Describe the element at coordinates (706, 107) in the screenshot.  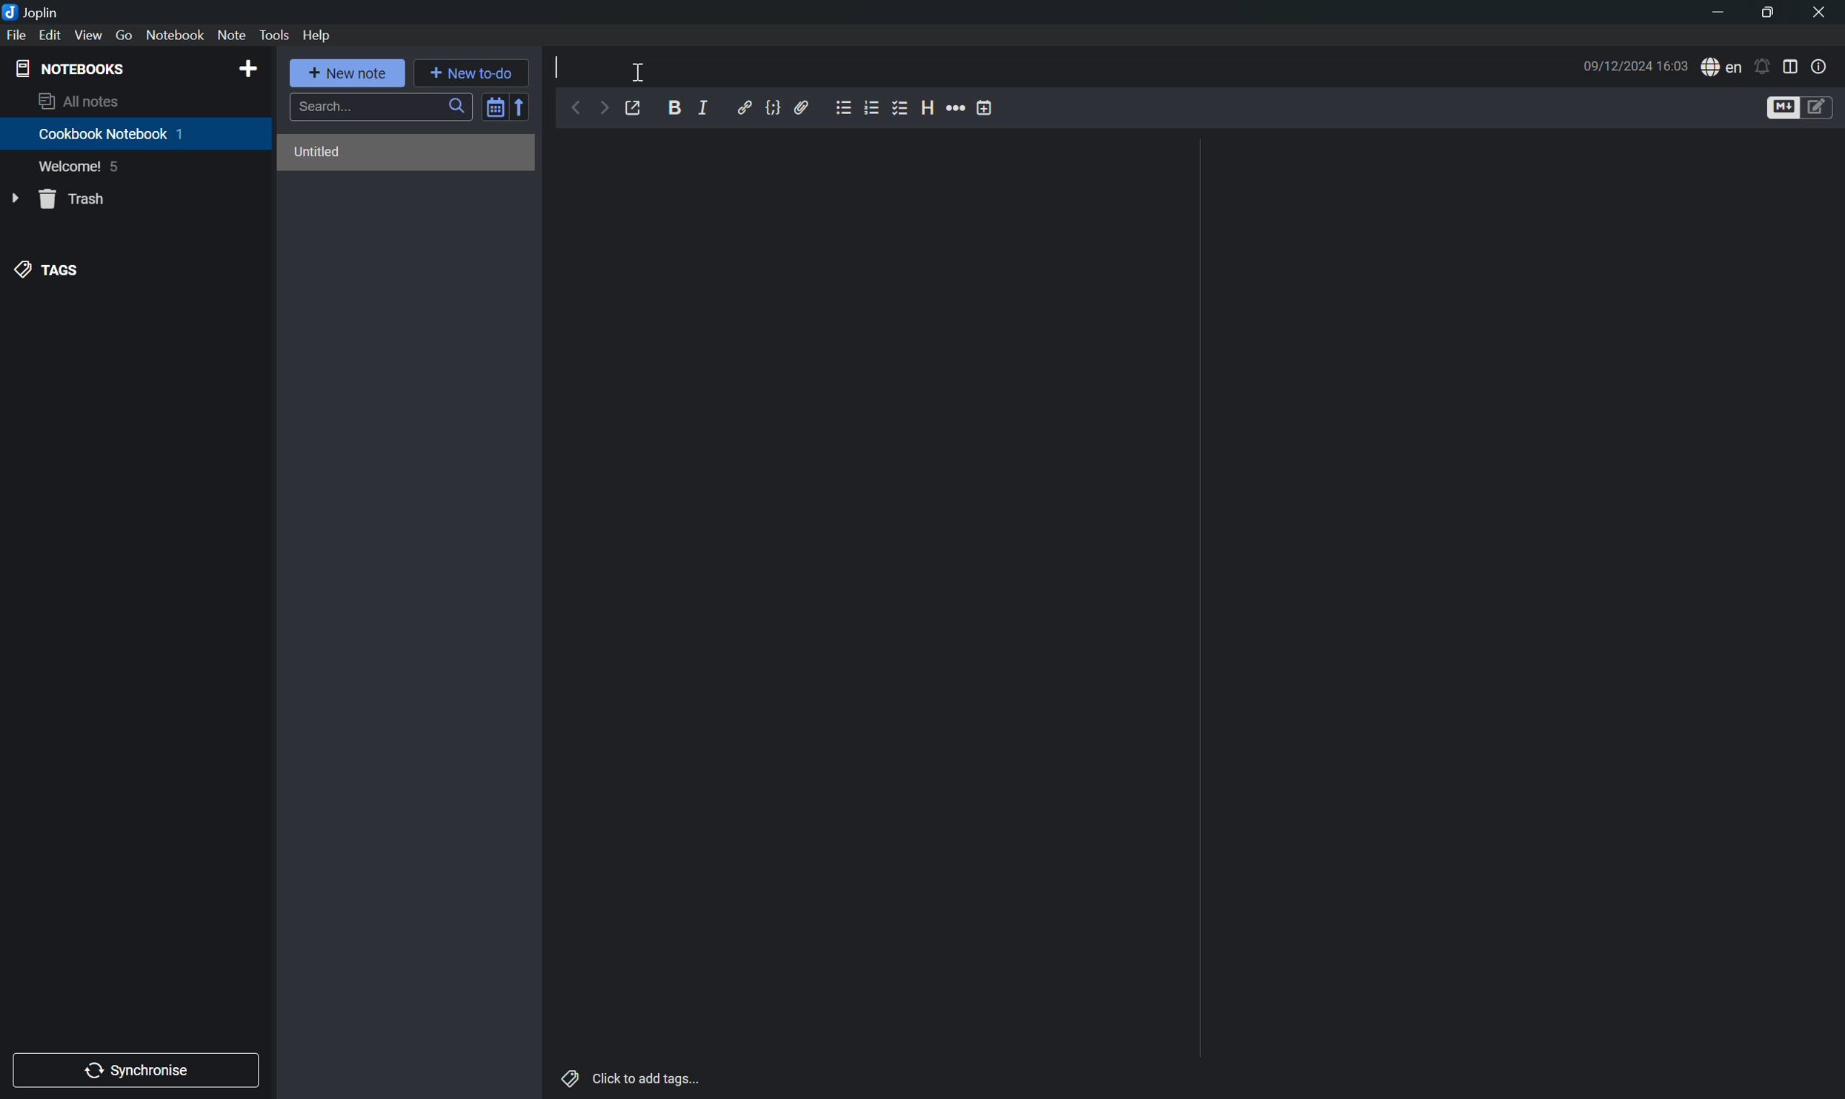
I see `Italic` at that location.